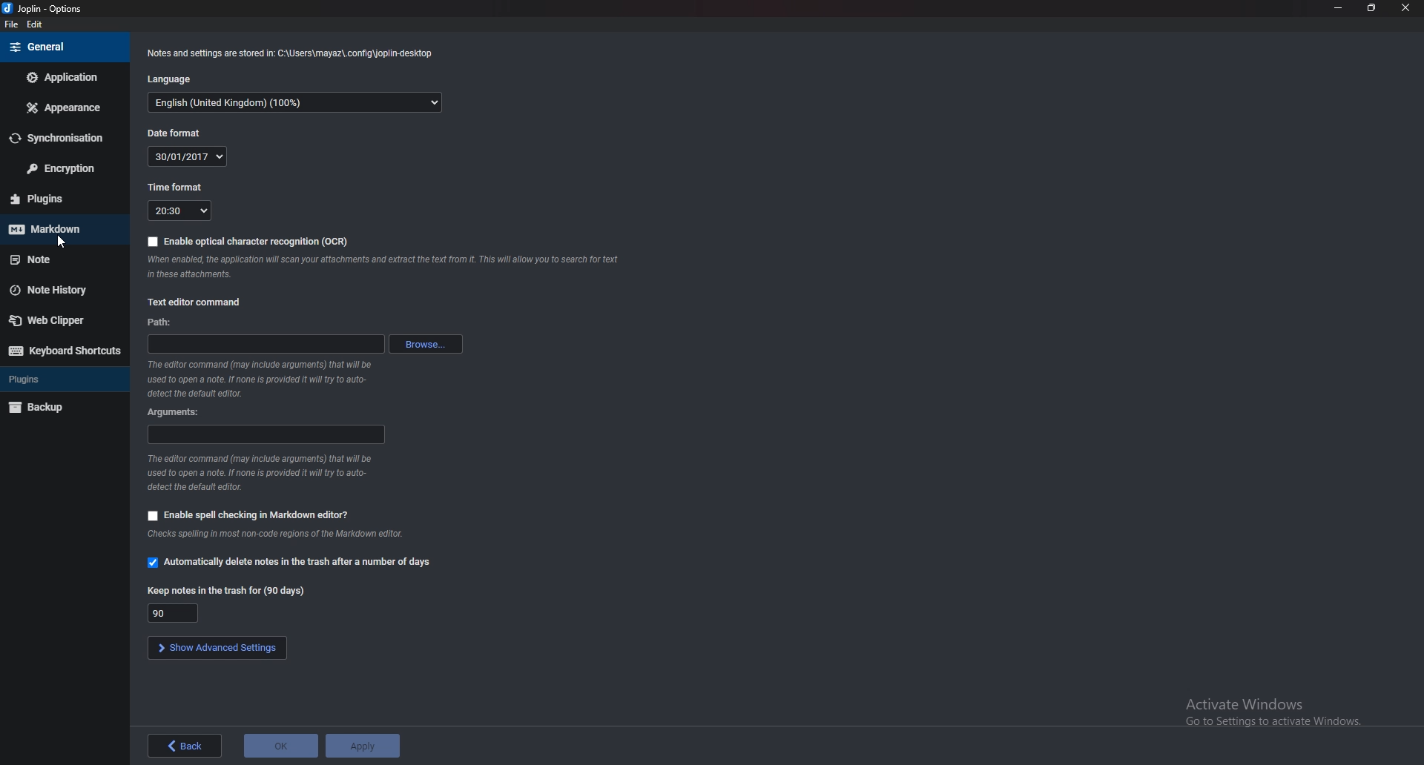  Describe the element at coordinates (164, 322) in the screenshot. I see `path` at that location.